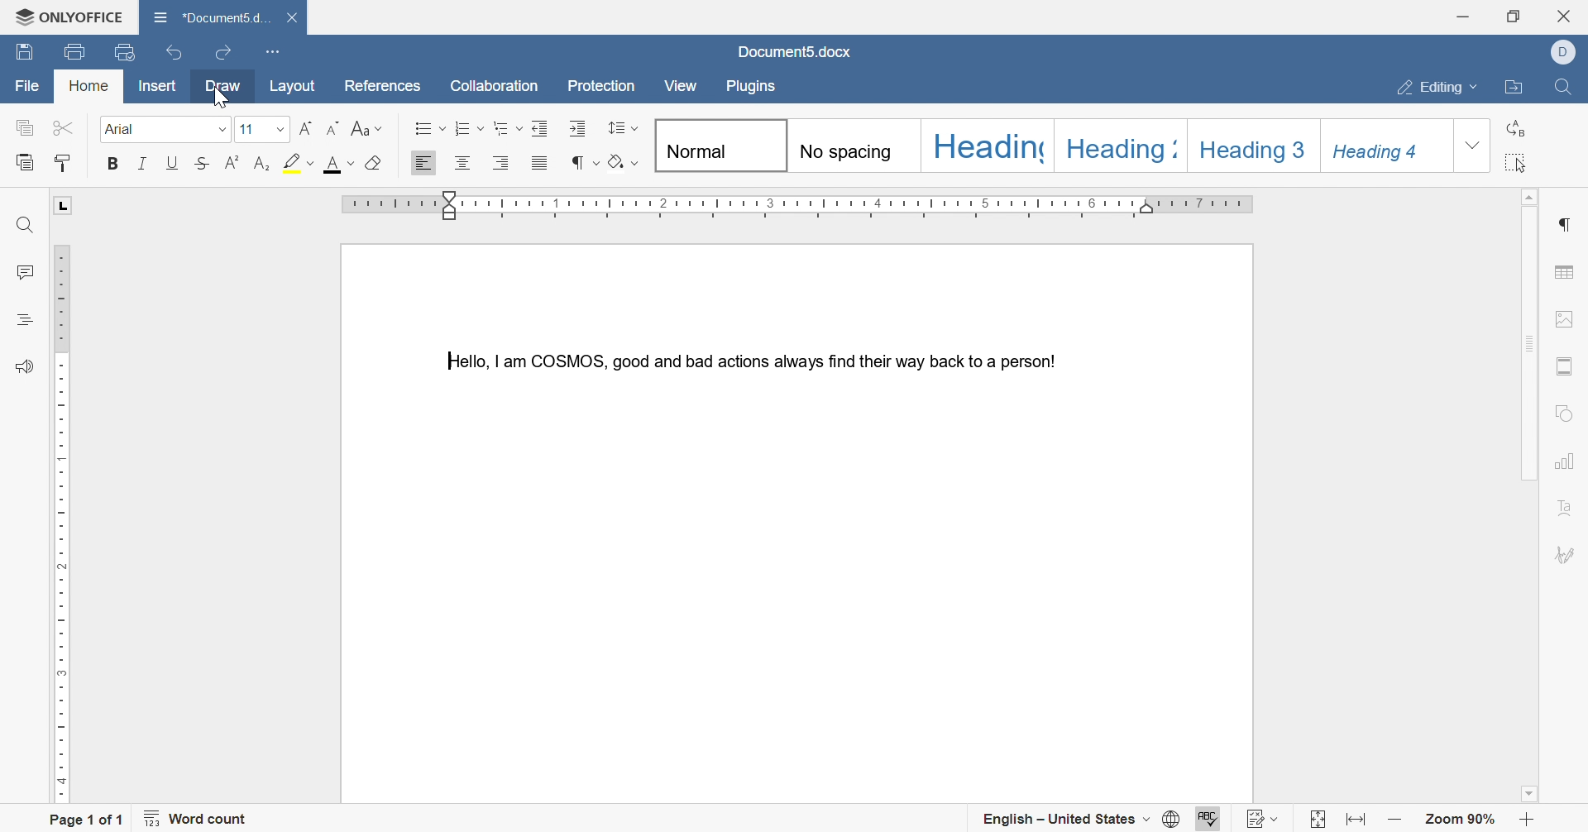 This screenshot has width=1588, height=832. I want to click on bullets, so click(426, 127).